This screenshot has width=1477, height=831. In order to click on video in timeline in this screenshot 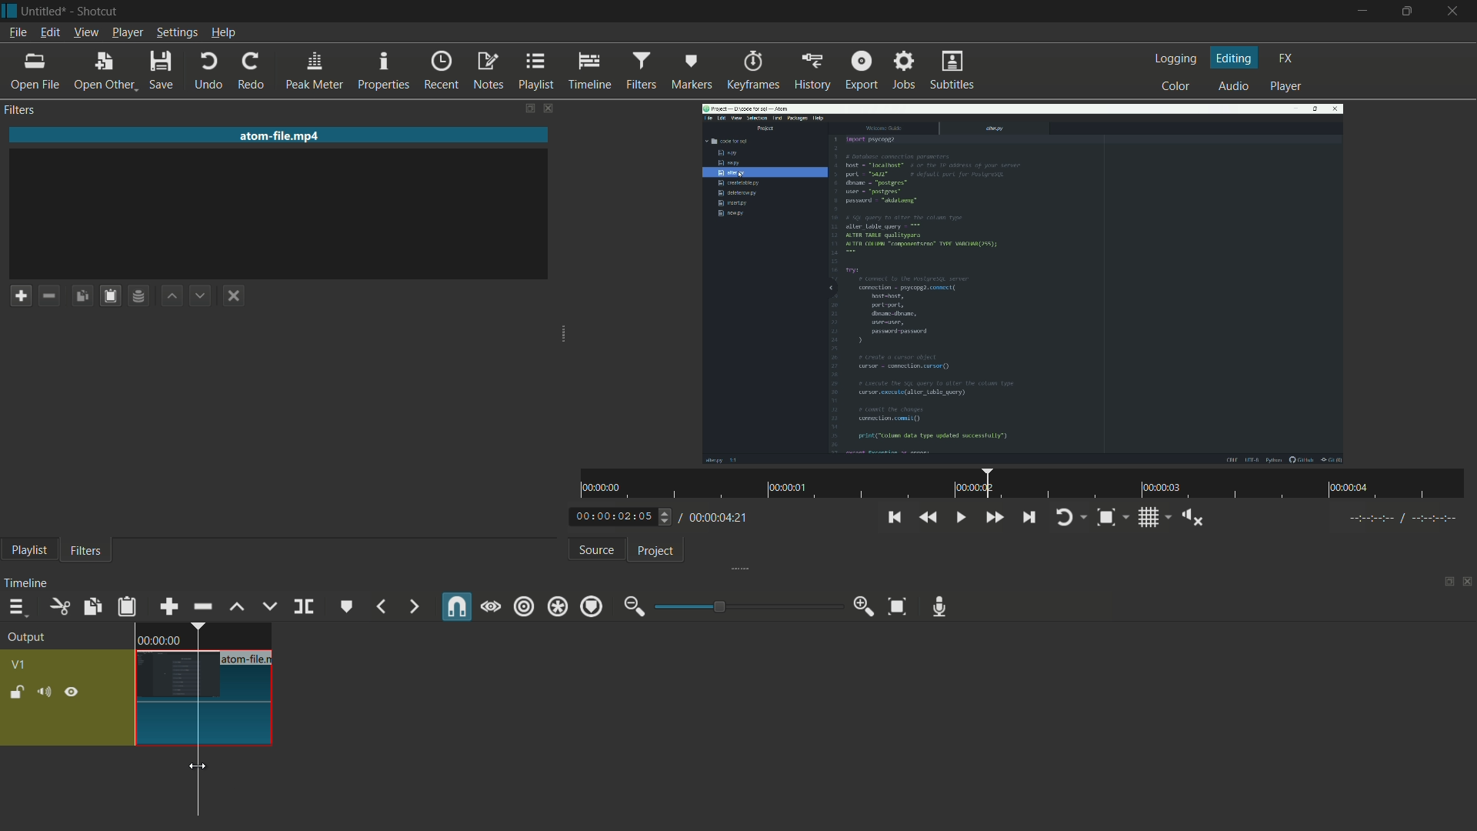, I will do `click(204, 685)`.